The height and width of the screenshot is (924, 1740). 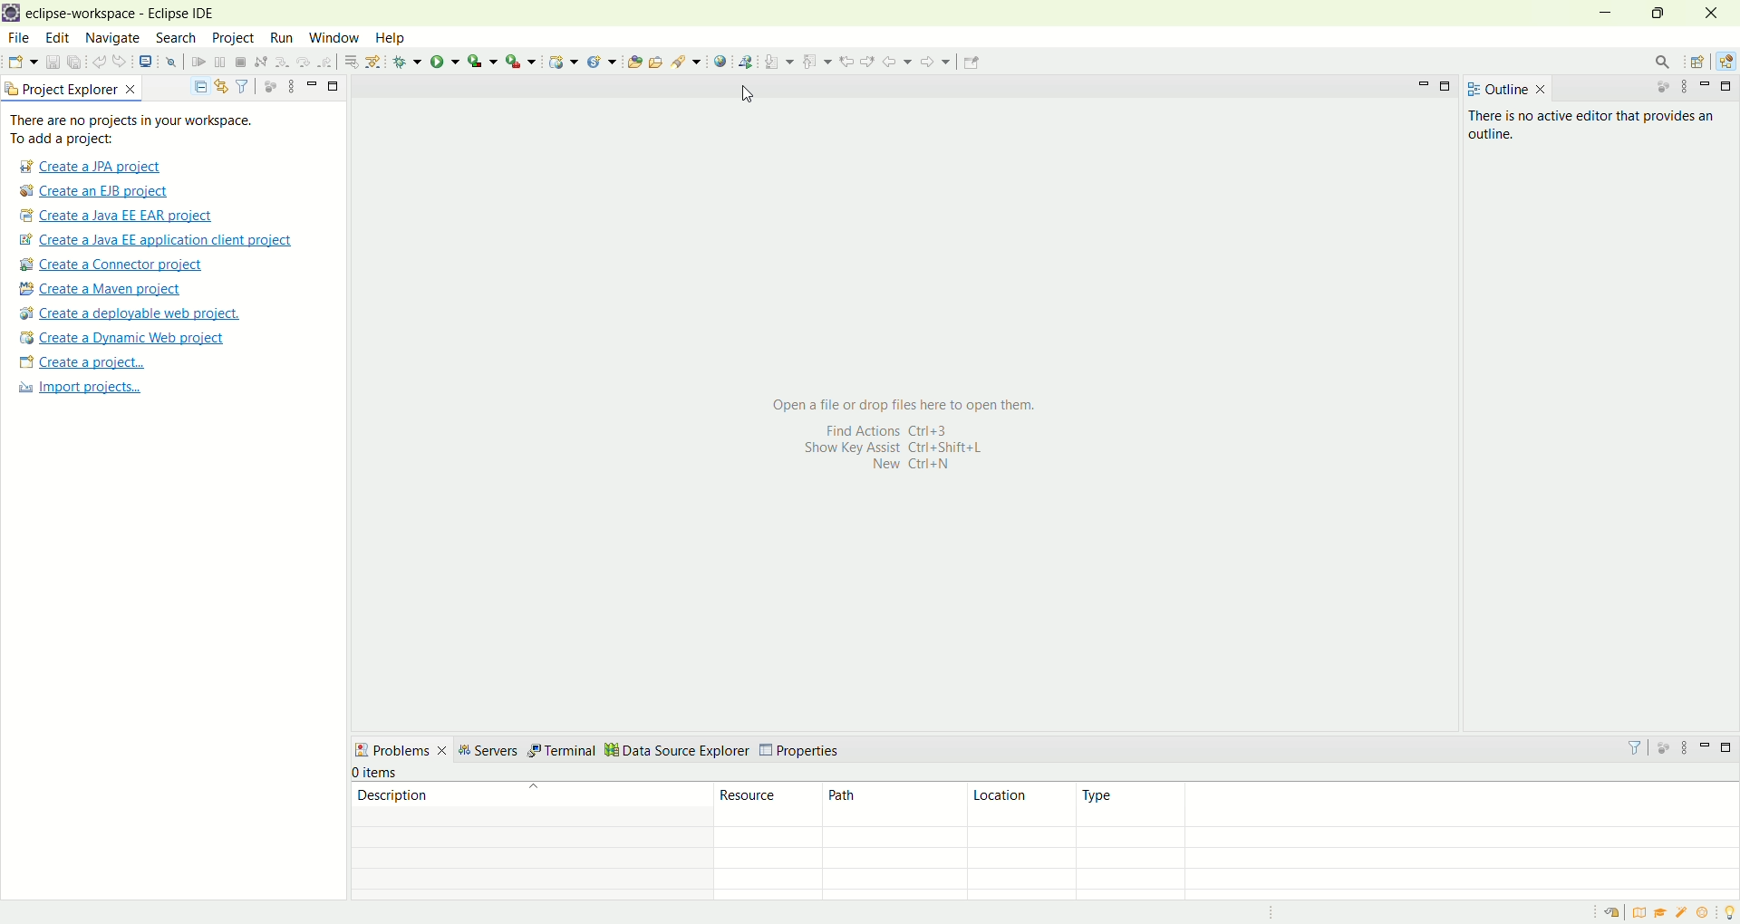 I want to click on minimize, so click(x=312, y=83).